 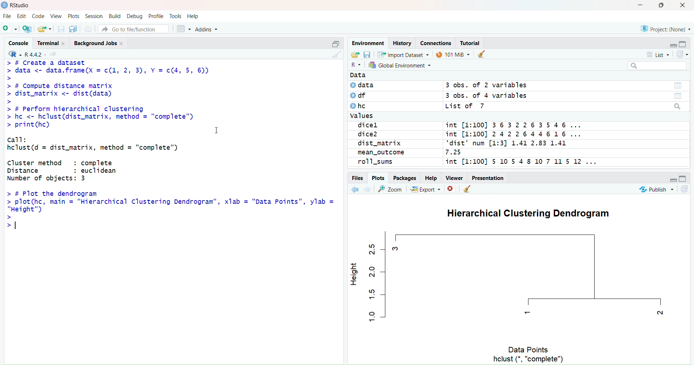 What do you see at coordinates (685, 54) in the screenshot?
I see `Refresh the list of objects in the environment` at bounding box center [685, 54].